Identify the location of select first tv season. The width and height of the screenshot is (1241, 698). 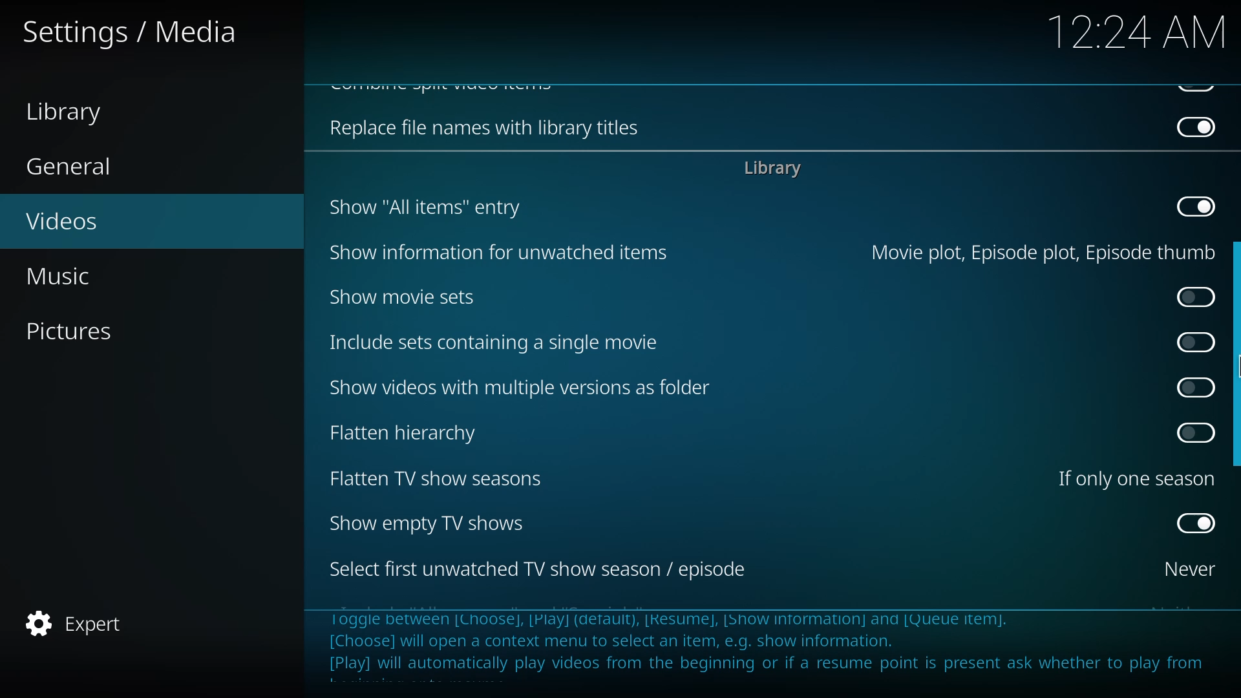
(542, 571).